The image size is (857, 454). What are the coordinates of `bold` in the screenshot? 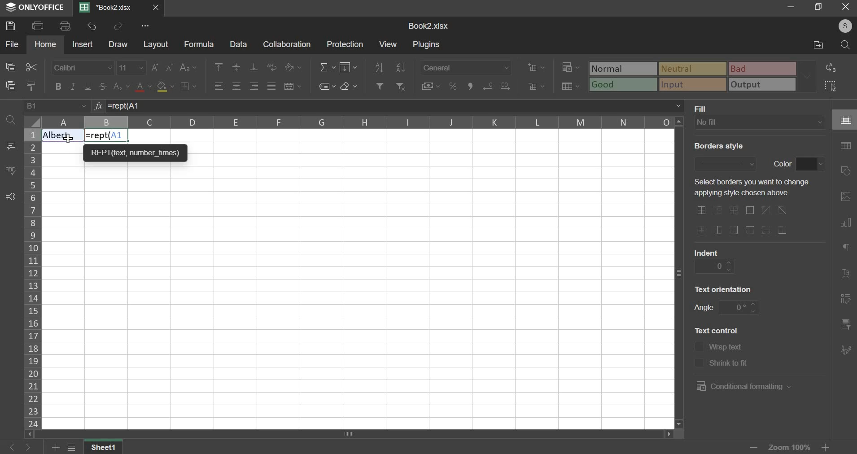 It's located at (58, 86).